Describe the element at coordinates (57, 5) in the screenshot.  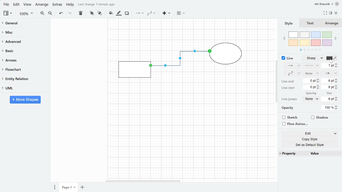
I see `Extras` at that location.